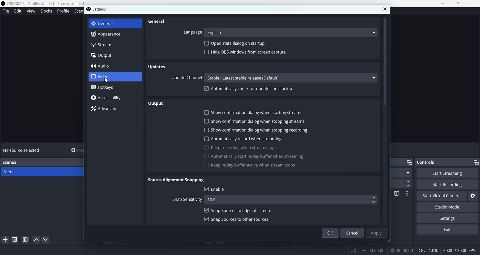 This screenshot has height=255, width=480. What do you see at coordinates (273, 78) in the screenshot?
I see `Update Channel Stable-Latest stable release (Default)` at bounding box center [273, 78].